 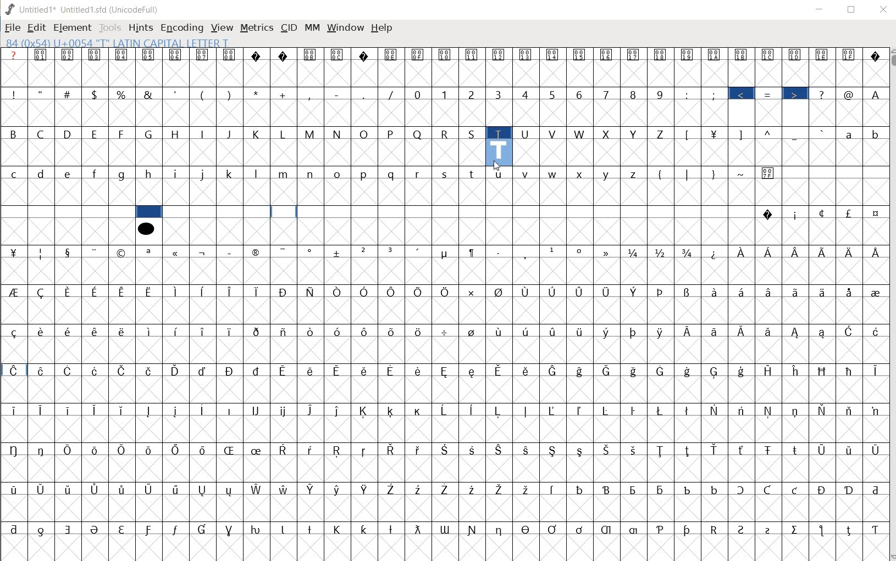 What do you see at coordinates (769, 173) in the screenshot?
I see `Symbol` at bounding box center [769, 173].